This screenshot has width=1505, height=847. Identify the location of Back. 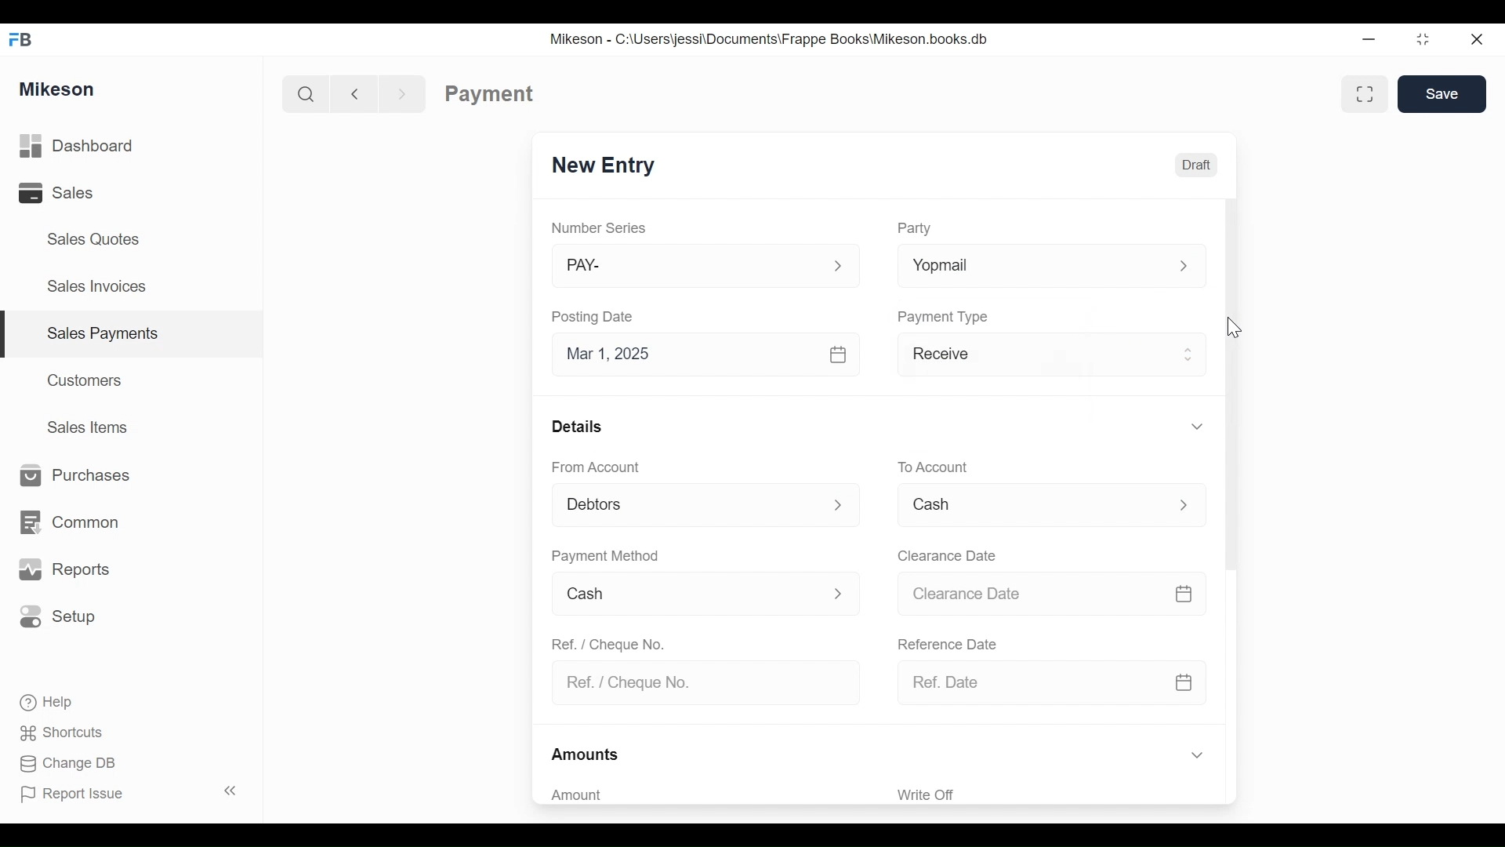
(361, 93).